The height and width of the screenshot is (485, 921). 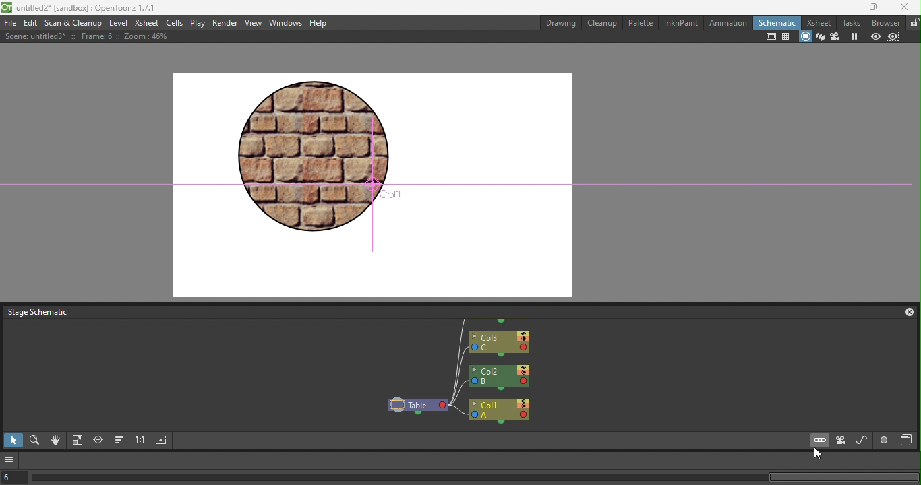 What do you see at coordinates (39, 311) in the screenshot?
I see `Stage schematic` at bounding box center [39, 311].